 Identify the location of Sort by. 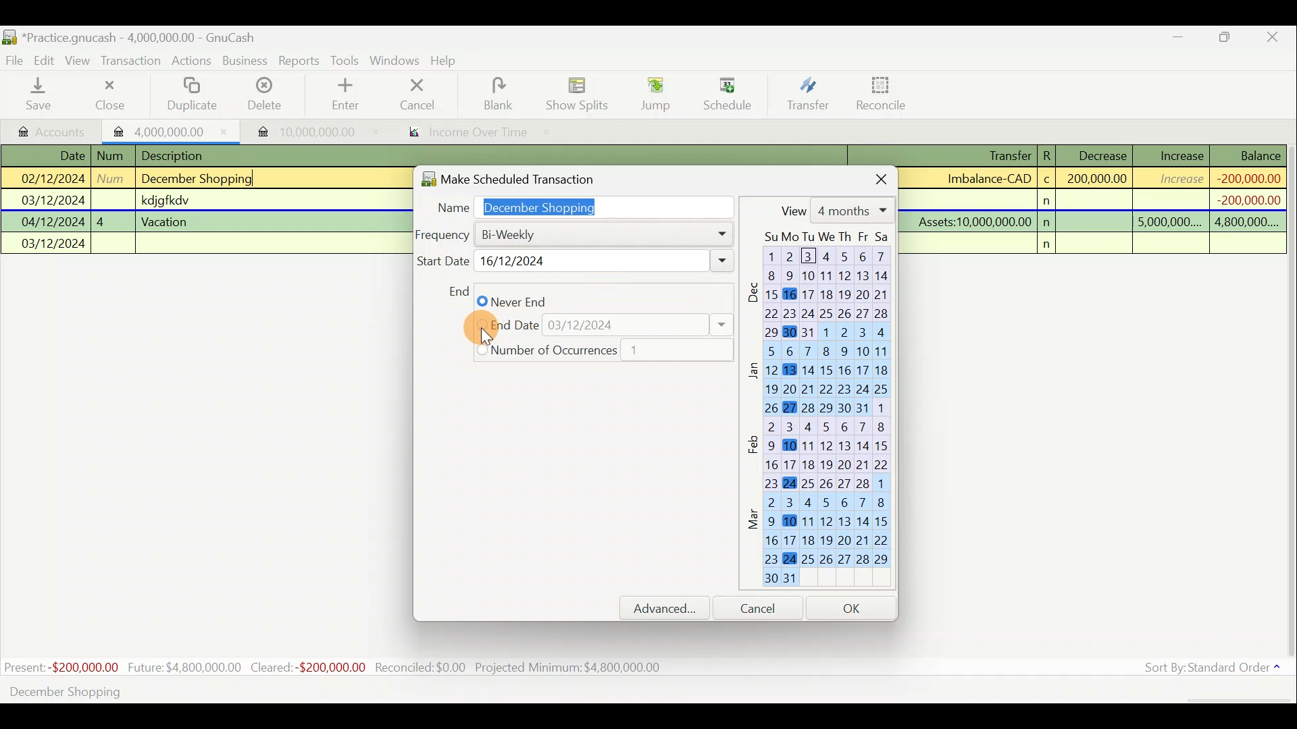
(1215, 670).